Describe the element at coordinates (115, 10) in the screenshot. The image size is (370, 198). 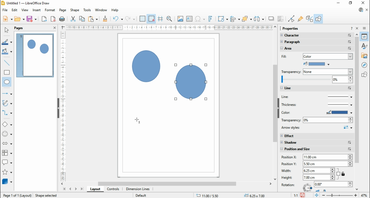
I see `help` at that location.